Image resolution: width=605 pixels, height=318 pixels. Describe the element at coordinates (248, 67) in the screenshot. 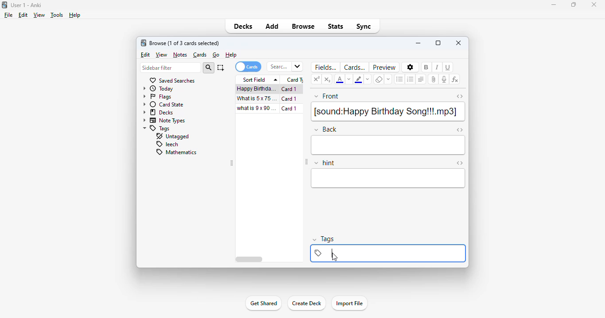

I see `cards` at that location.